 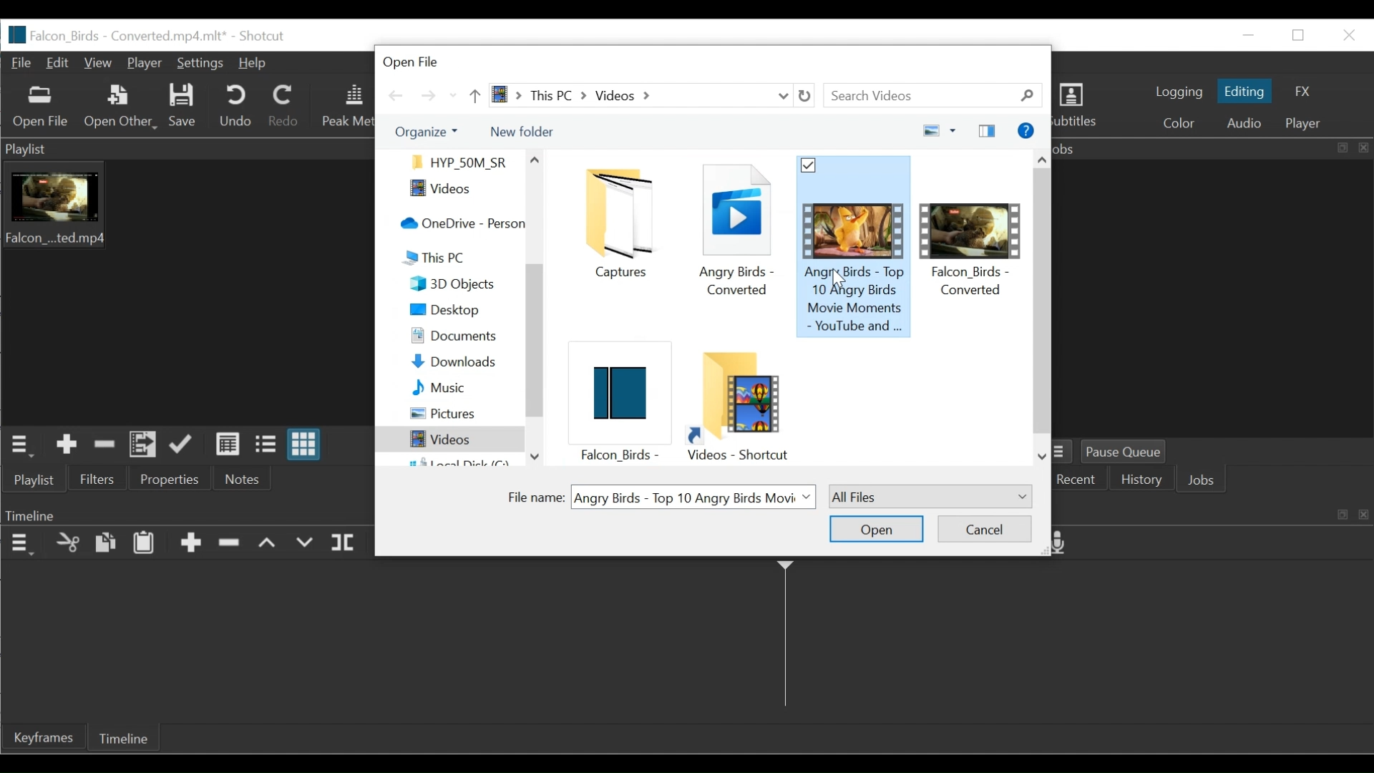 What do you see at coordinates (268, 544) in the screenshot?
I see `lift` at bounding box center [268, 544].